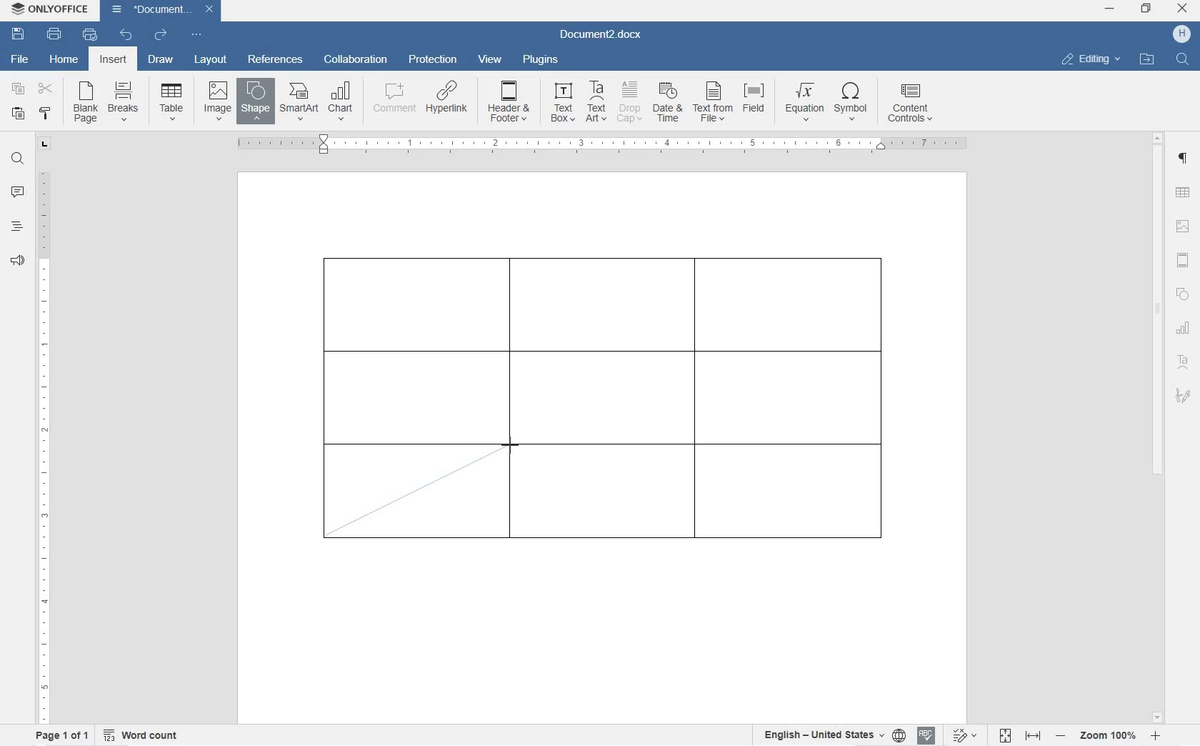 This screenshot has height=746, width=1200. Describe the element at coordinates (394, 102) in the screenshot. I see `COMMENT` at that location.